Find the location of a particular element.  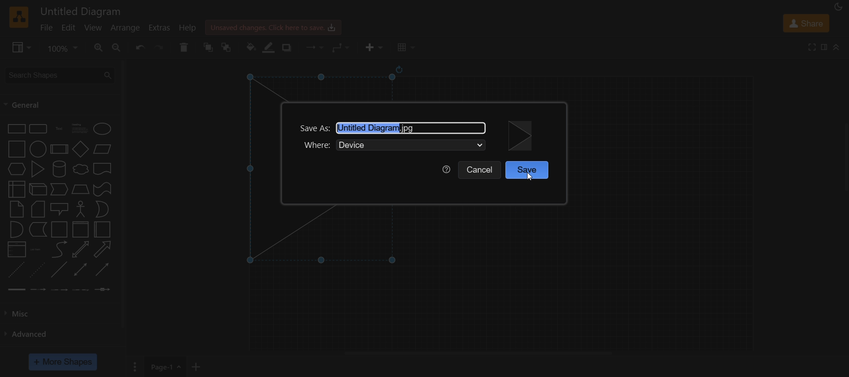

where is located at coordinates (394, 147).